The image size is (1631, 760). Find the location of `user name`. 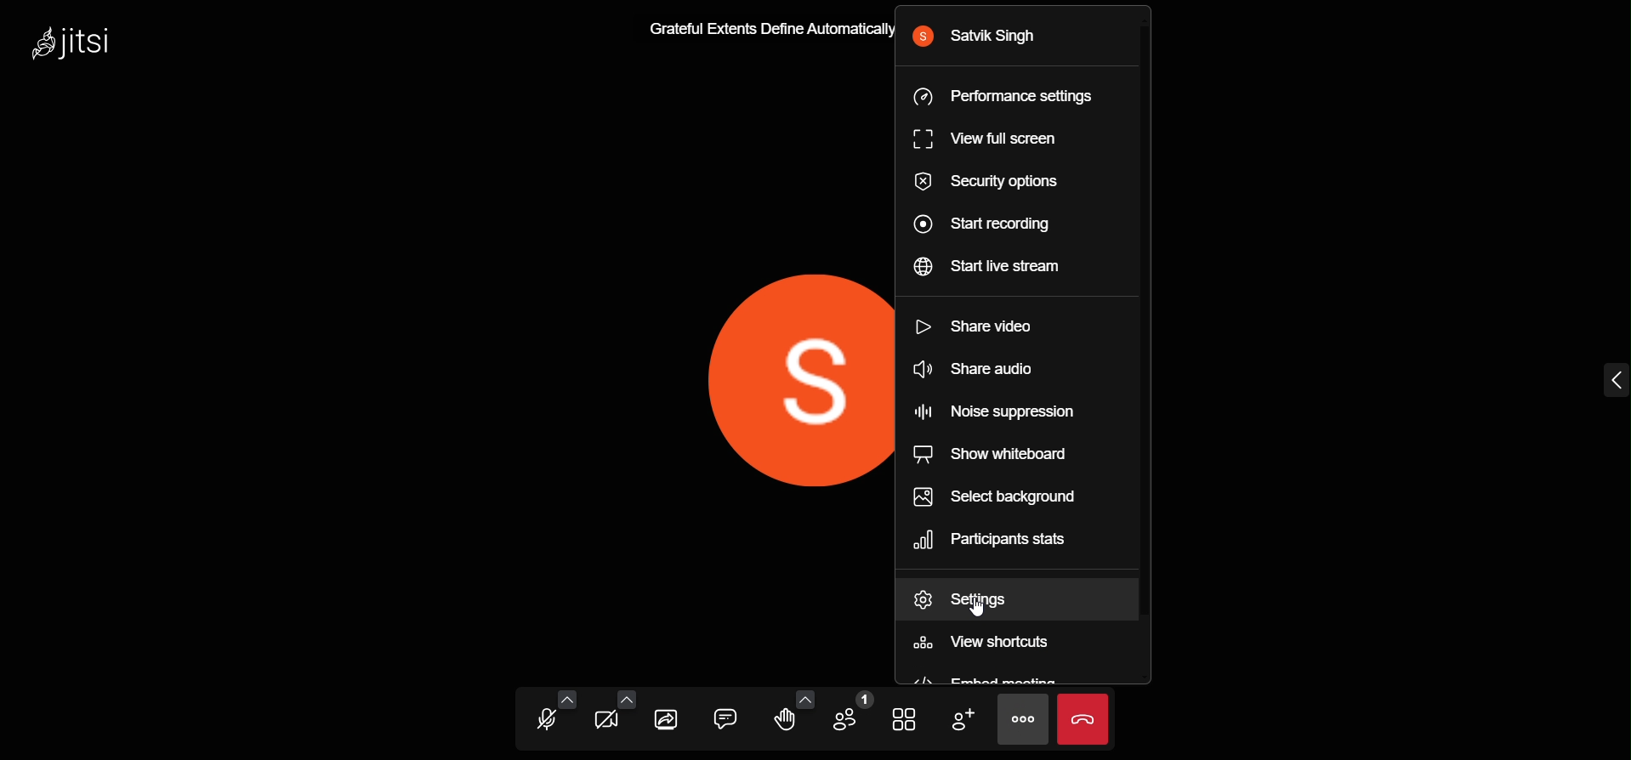

user name is located at coordinates (975, 37).